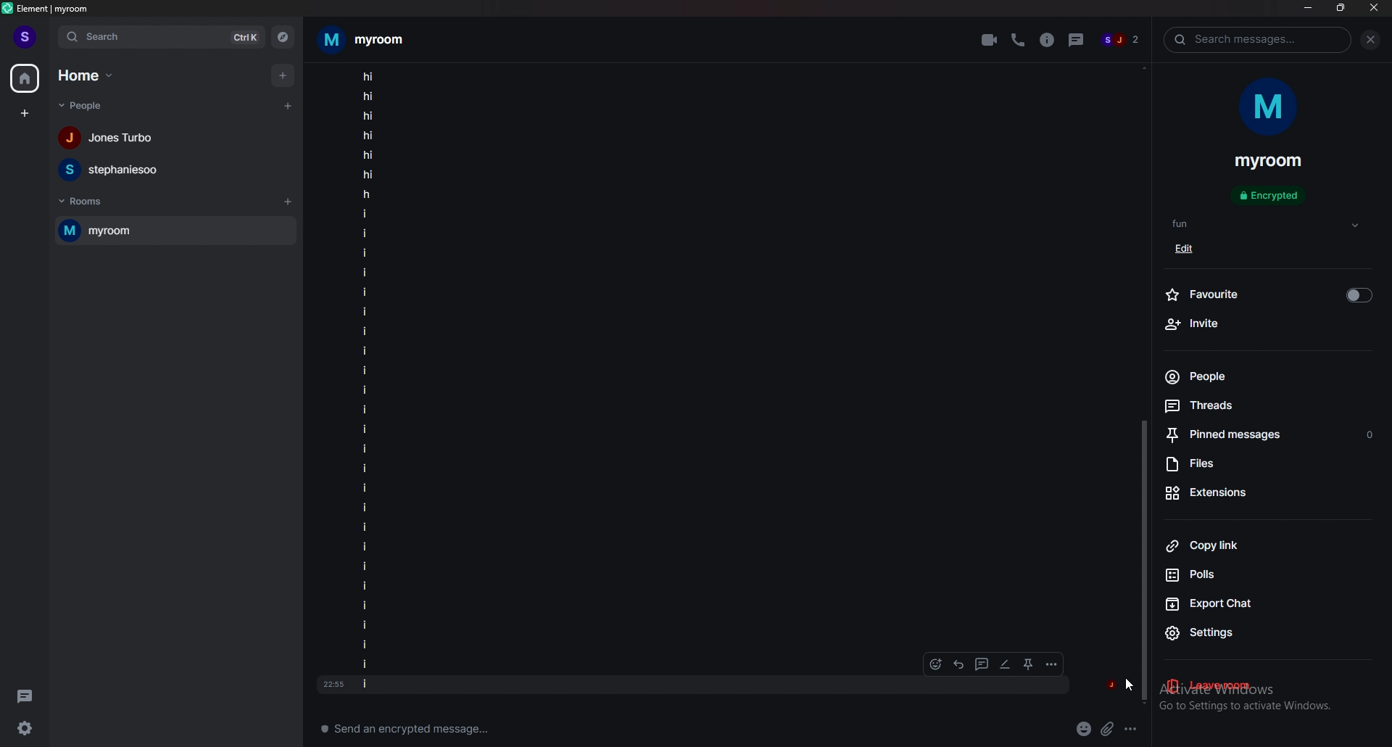 This screenshot has height=747, width=1392. I want to click on home, so click(25, 77).